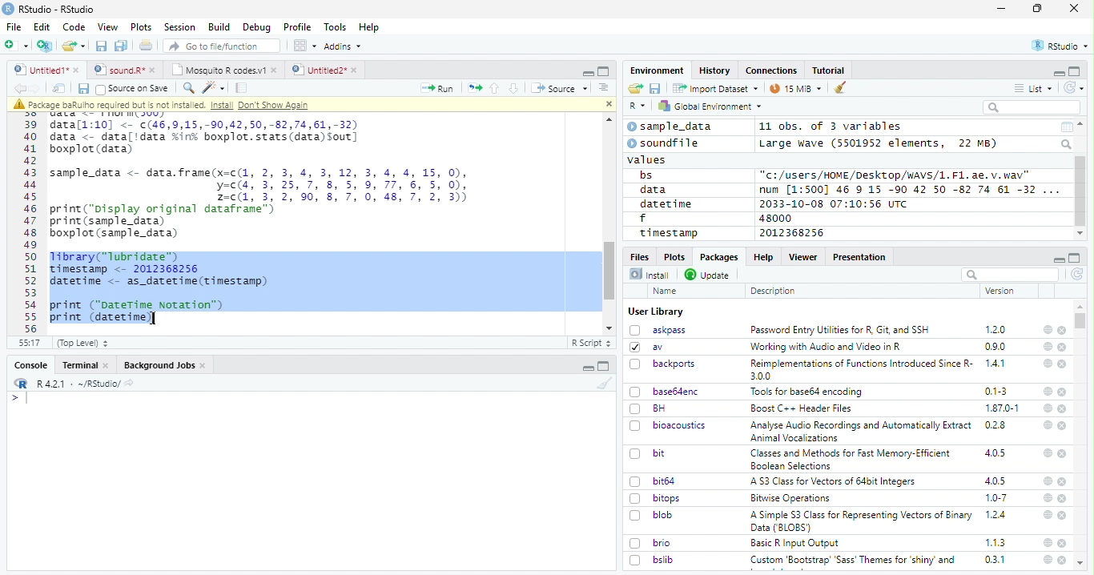  What do you see at coordinates (1062, 560) in the screenshot?
I see `close` at bounding box center [1062, 560].